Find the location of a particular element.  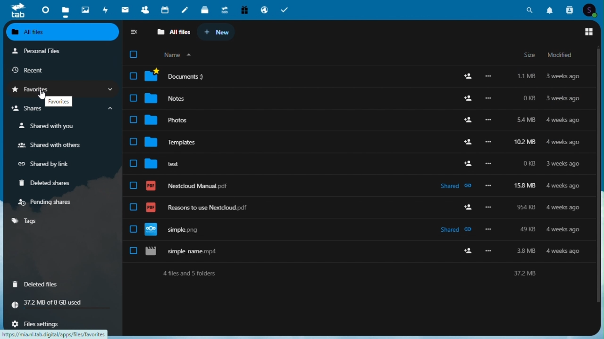

deleted files is located at coordinates (61, 284).